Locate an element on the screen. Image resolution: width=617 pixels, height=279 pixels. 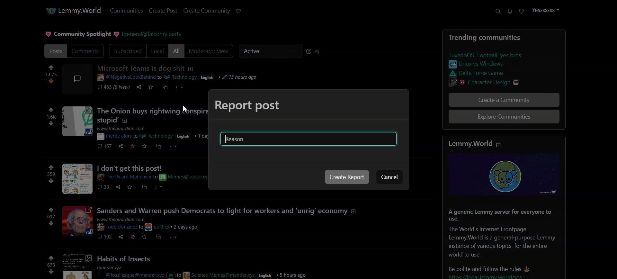
cs is located at coordinates (166, 88).